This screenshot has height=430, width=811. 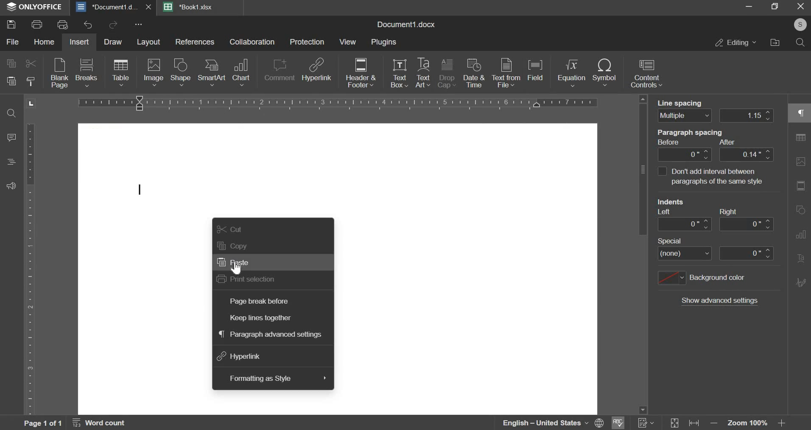 What do you see at coordinates (732, 44) in the screenshot?
I see `editing` at bounding box center [732, 44].